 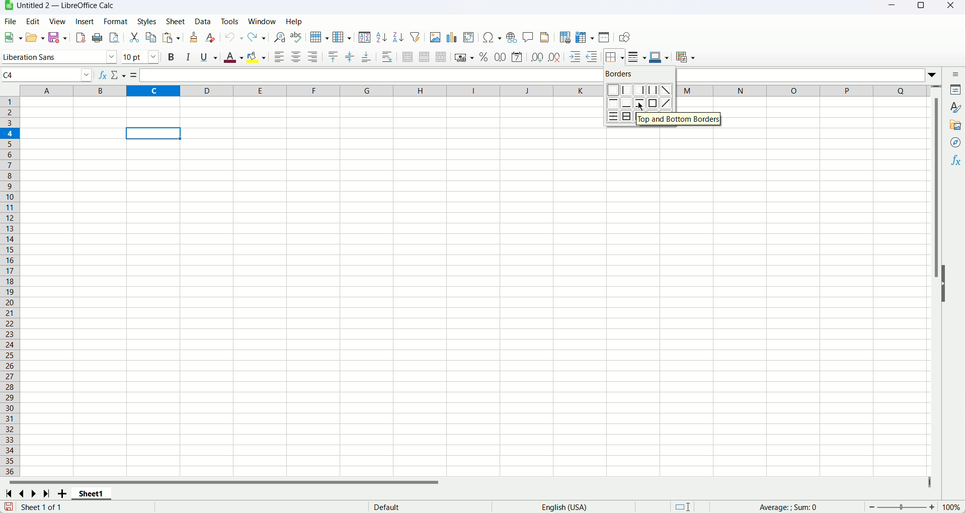 I want to click on All horizontal lines, so click(x=615, y=117).